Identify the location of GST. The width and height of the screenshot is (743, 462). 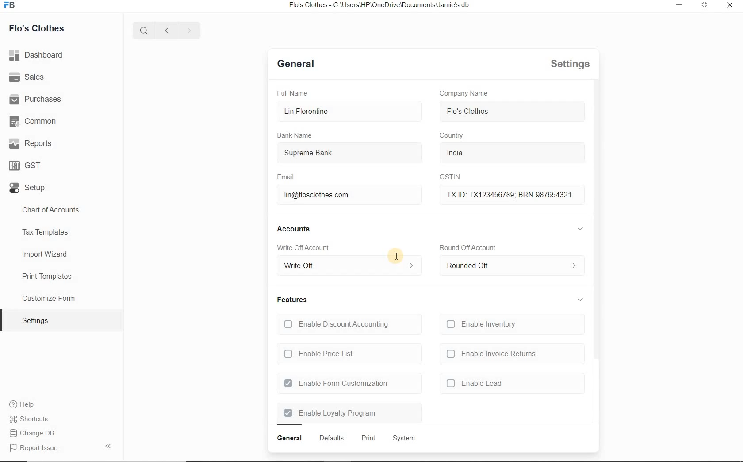
(24, 166).